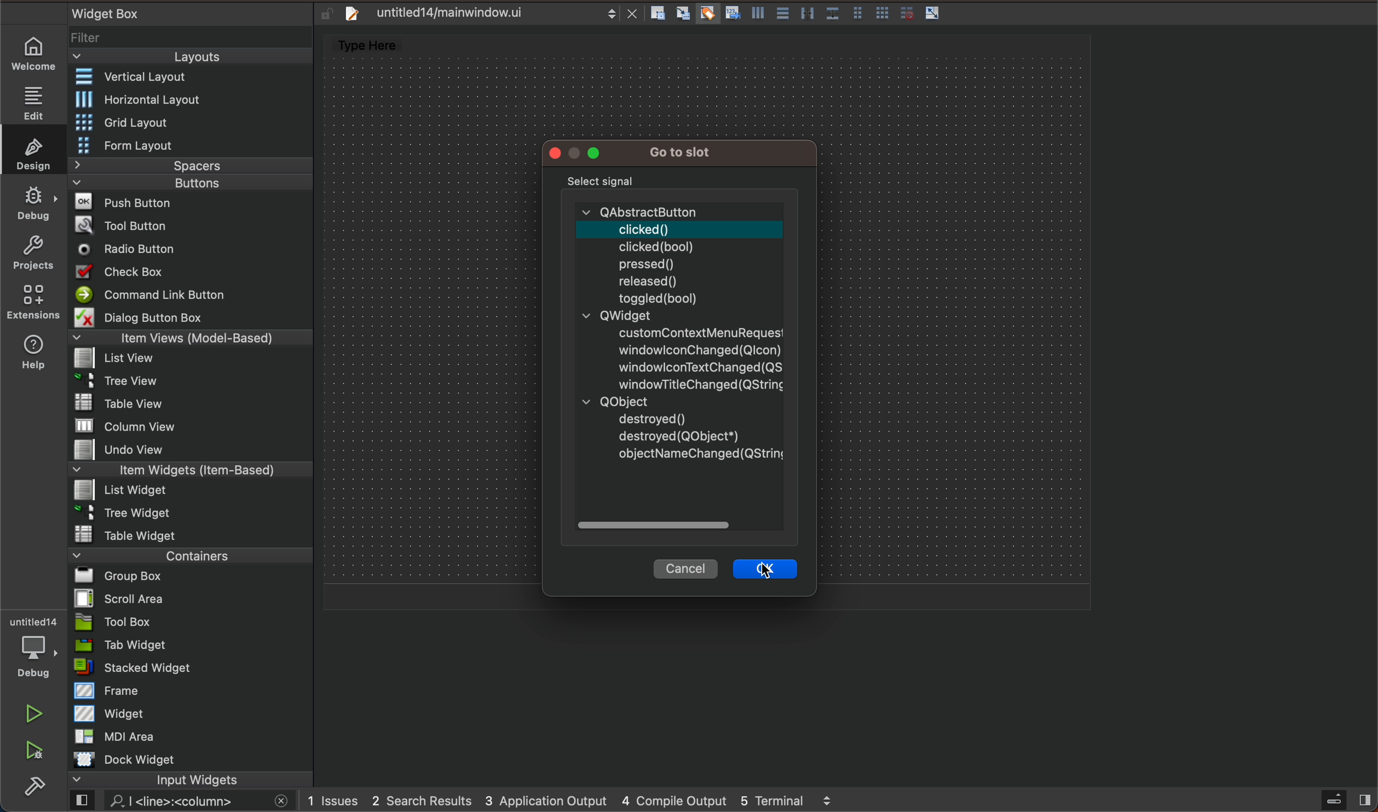  Describe the element at coordinates (32, 791) in the screenshot. I see `build` at that location.